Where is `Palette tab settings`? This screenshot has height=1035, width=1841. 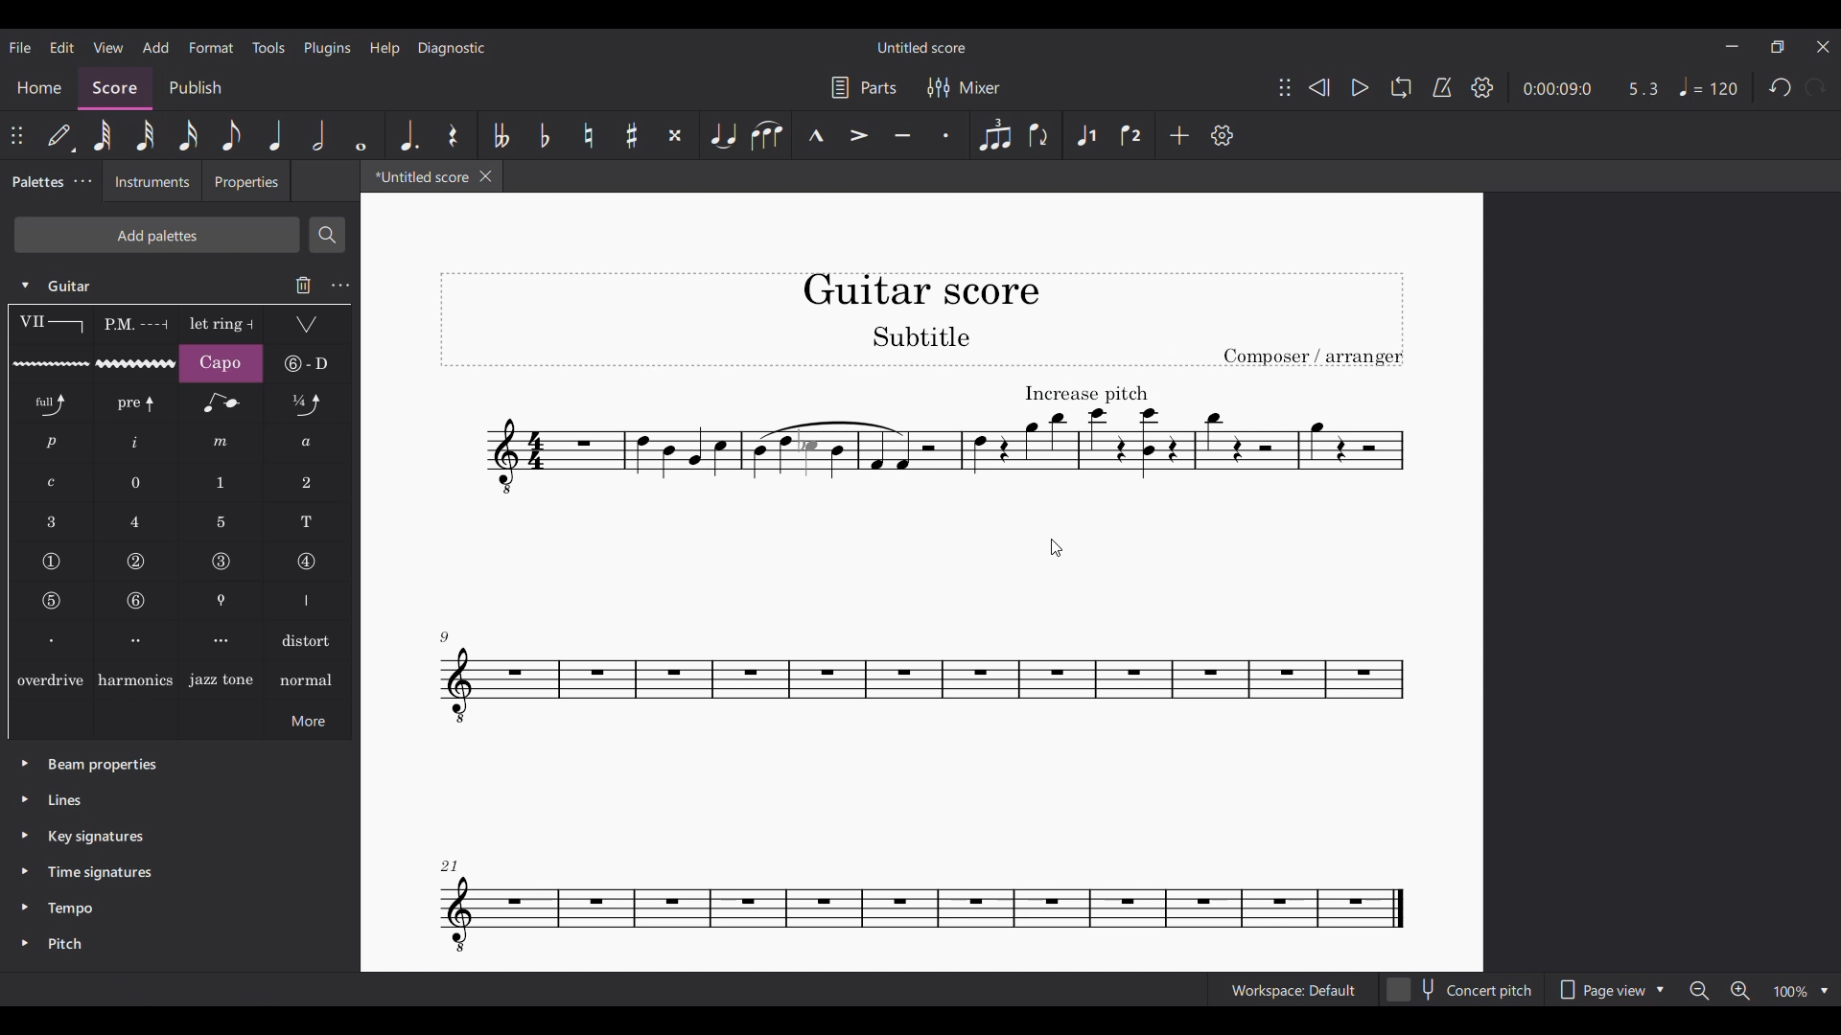
Palette tab settings is located at coordinates (84, 181).